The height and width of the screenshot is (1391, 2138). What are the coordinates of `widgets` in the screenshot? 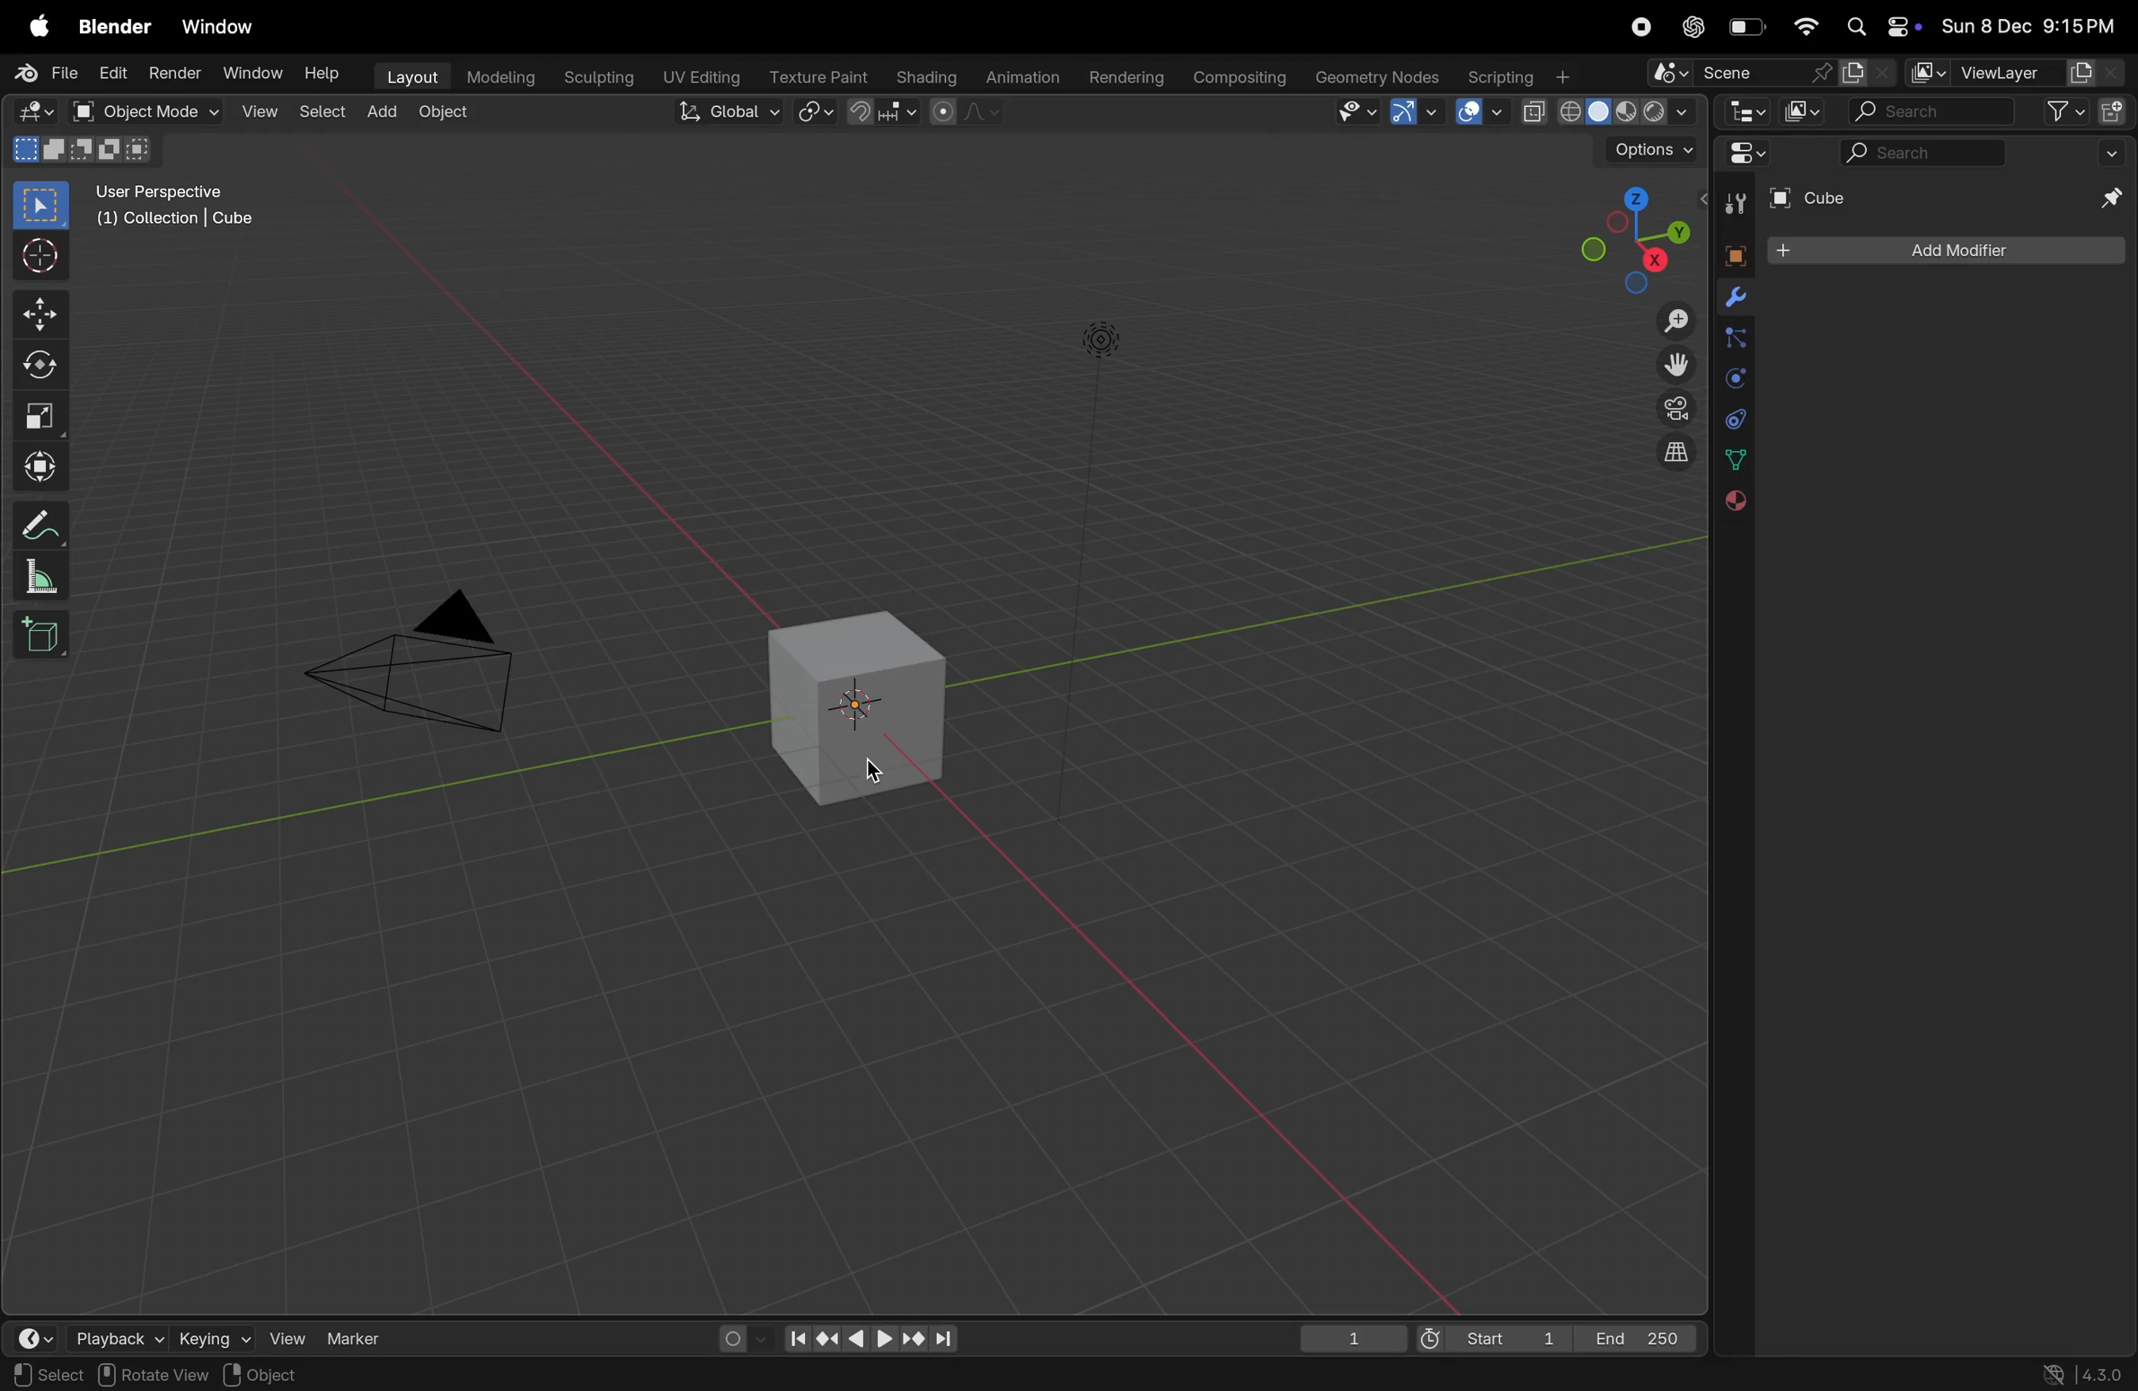 It's located at (1743, 155).